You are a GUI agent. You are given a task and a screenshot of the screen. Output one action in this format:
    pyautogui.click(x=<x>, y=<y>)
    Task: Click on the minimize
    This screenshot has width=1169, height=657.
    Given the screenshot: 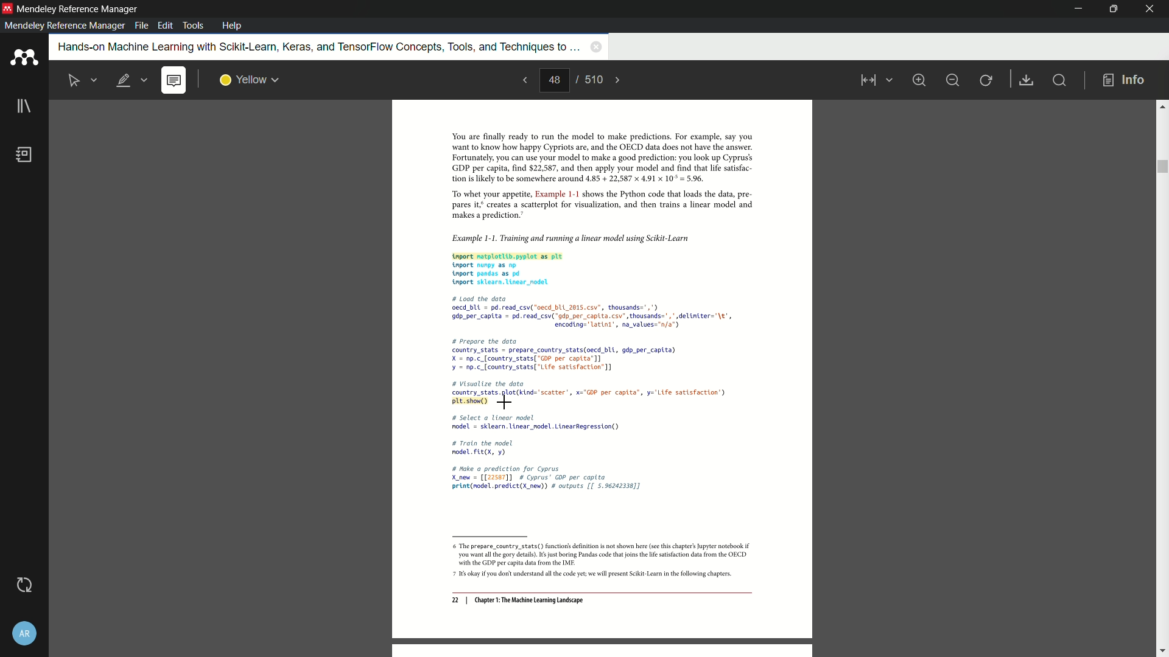 What is the action you would take?
    pyautogui.click(x=952, y=80)
    